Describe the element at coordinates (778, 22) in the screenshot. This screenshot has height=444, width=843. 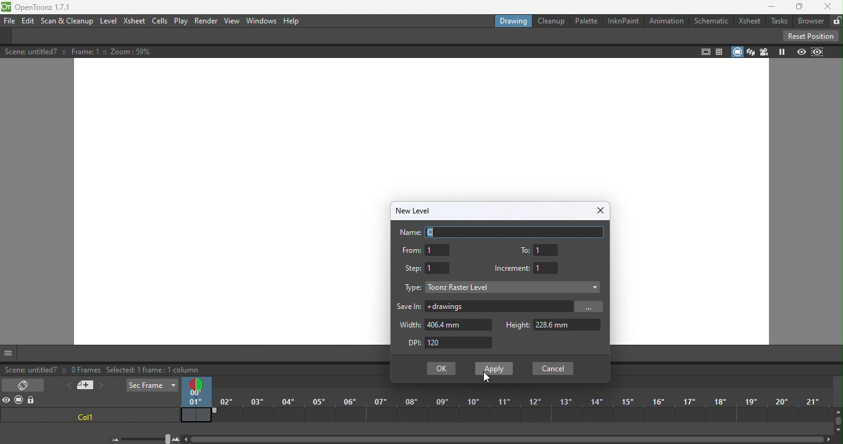
I see `Tasks` at that location.